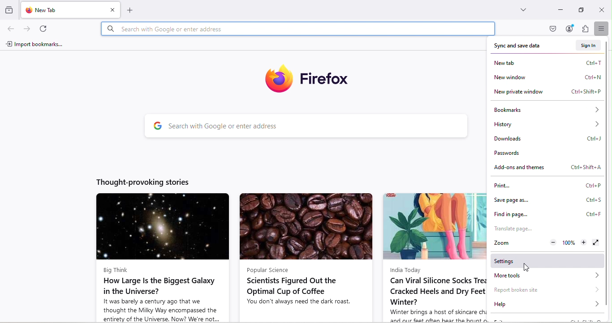 This screenshot has height=323, width=612. Describe the element at coordinates (547, 139) in the screenshot. I see `Downloads` at that location.